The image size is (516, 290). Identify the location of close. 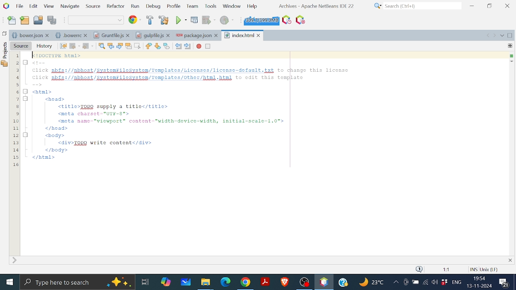
(86, 35).